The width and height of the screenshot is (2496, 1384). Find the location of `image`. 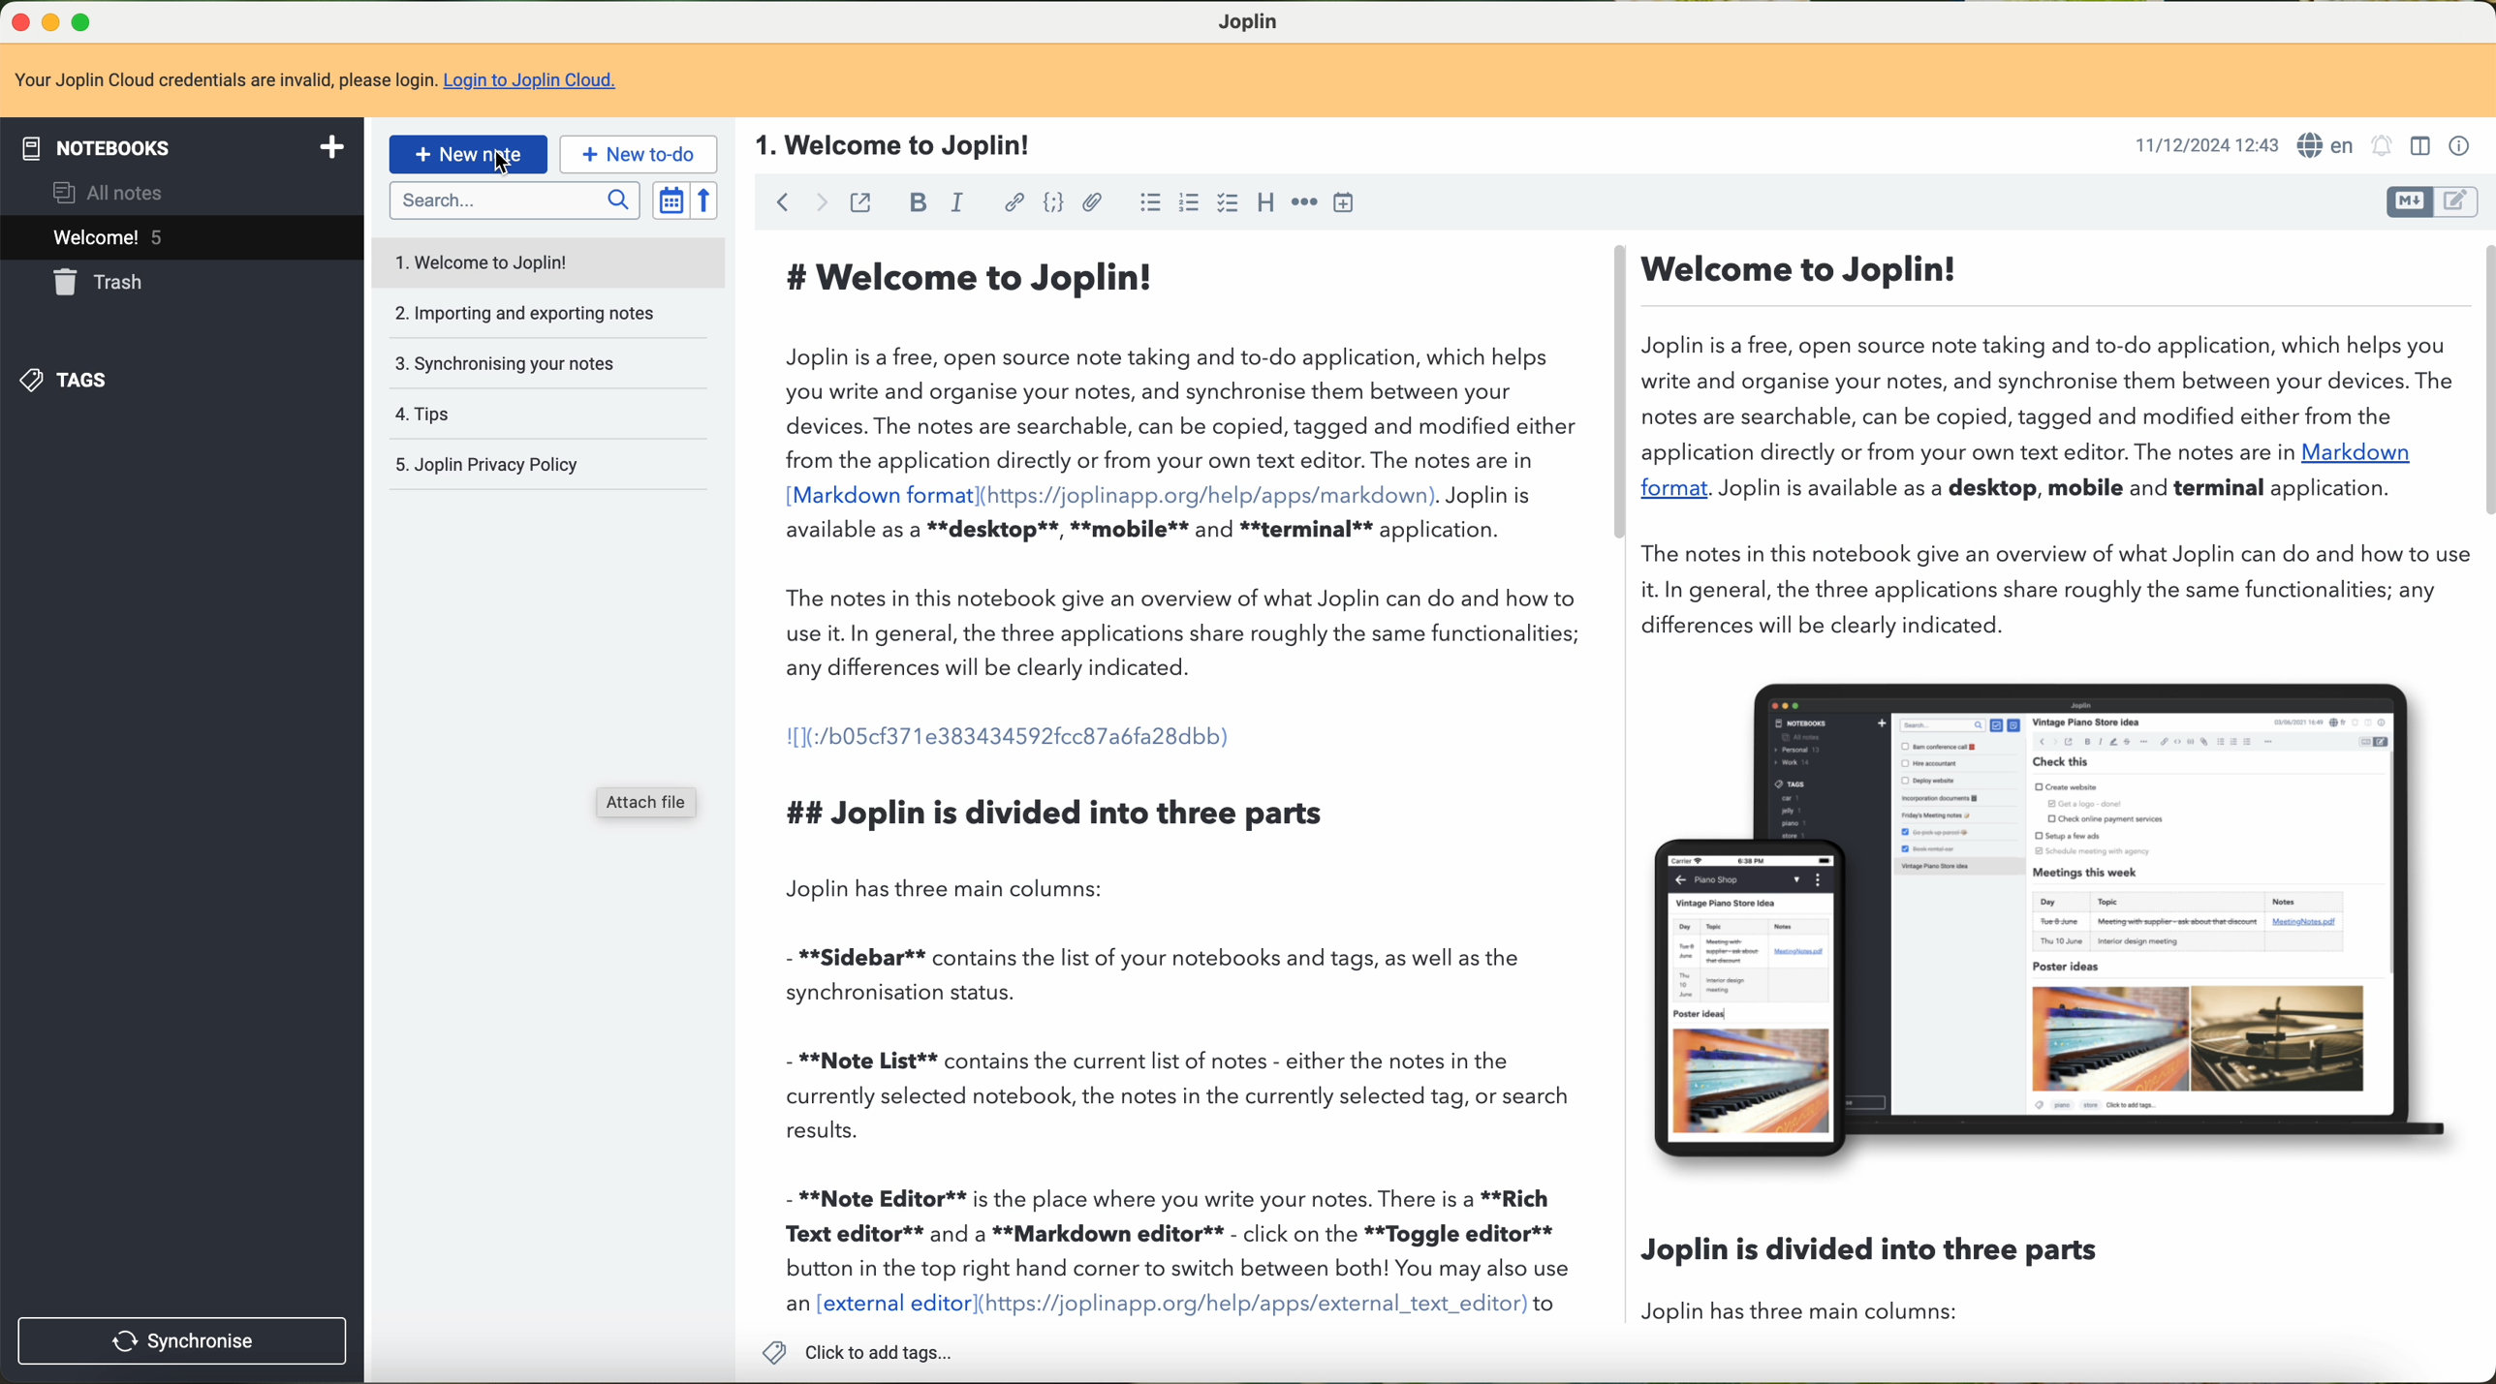

image is located at coordinates (2046, 923).